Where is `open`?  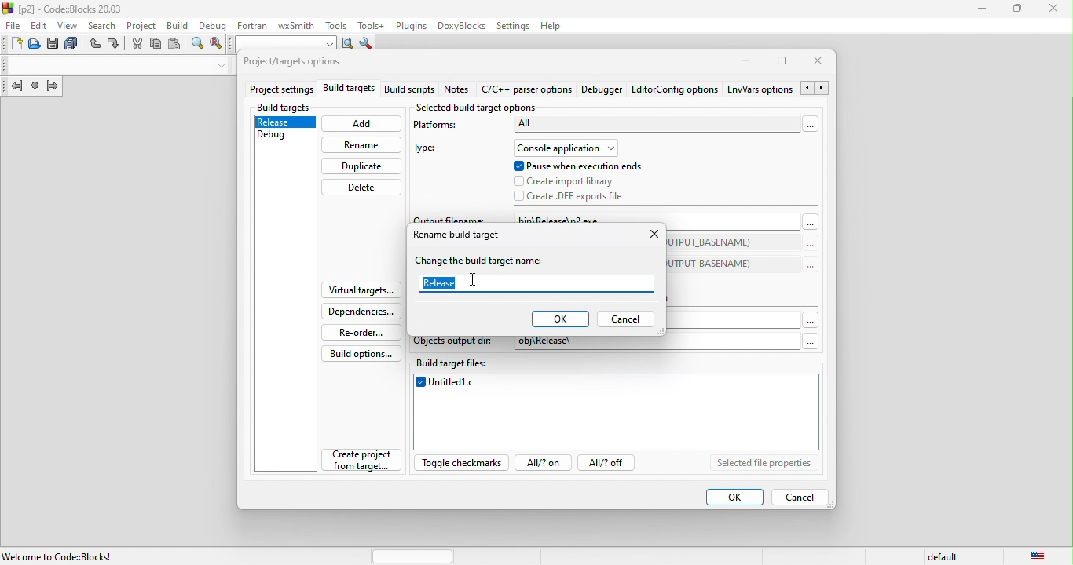
open is located at coordinates (36, 45).